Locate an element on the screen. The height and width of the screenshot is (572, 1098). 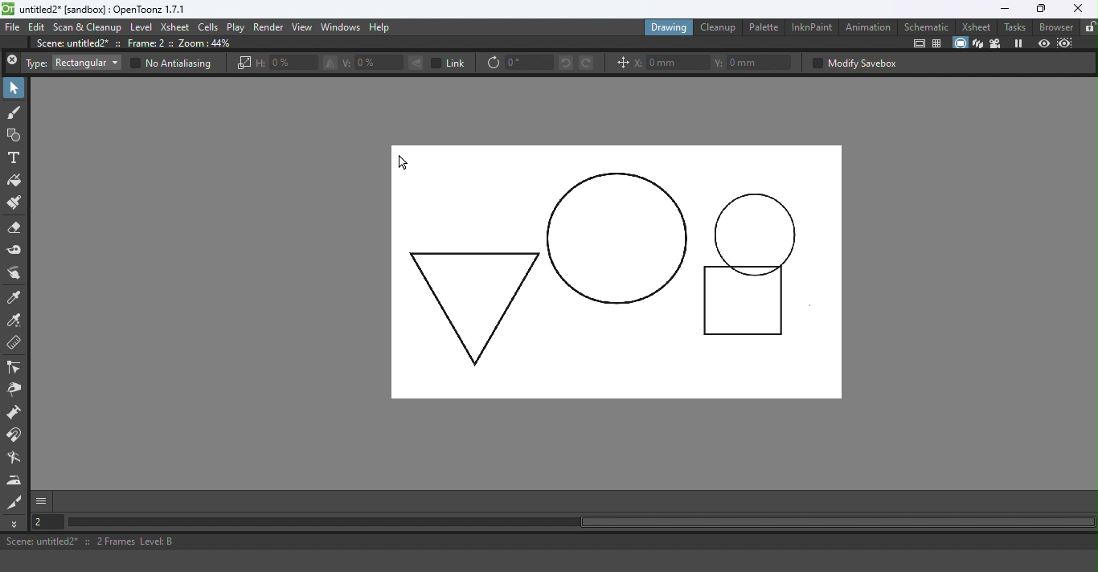
View is located at coordinates (302, 27).